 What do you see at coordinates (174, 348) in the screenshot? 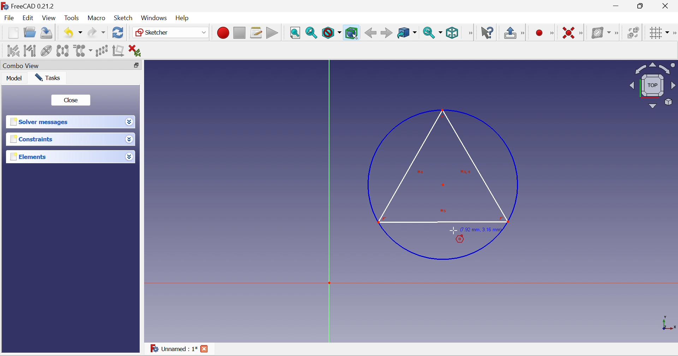
I see `Unnamed : 1*` at bounding box center [174, 348].